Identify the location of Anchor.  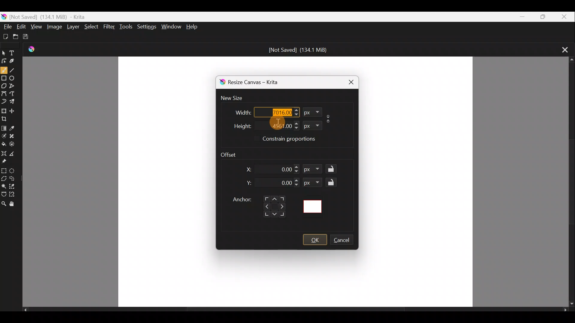
(258, 204).